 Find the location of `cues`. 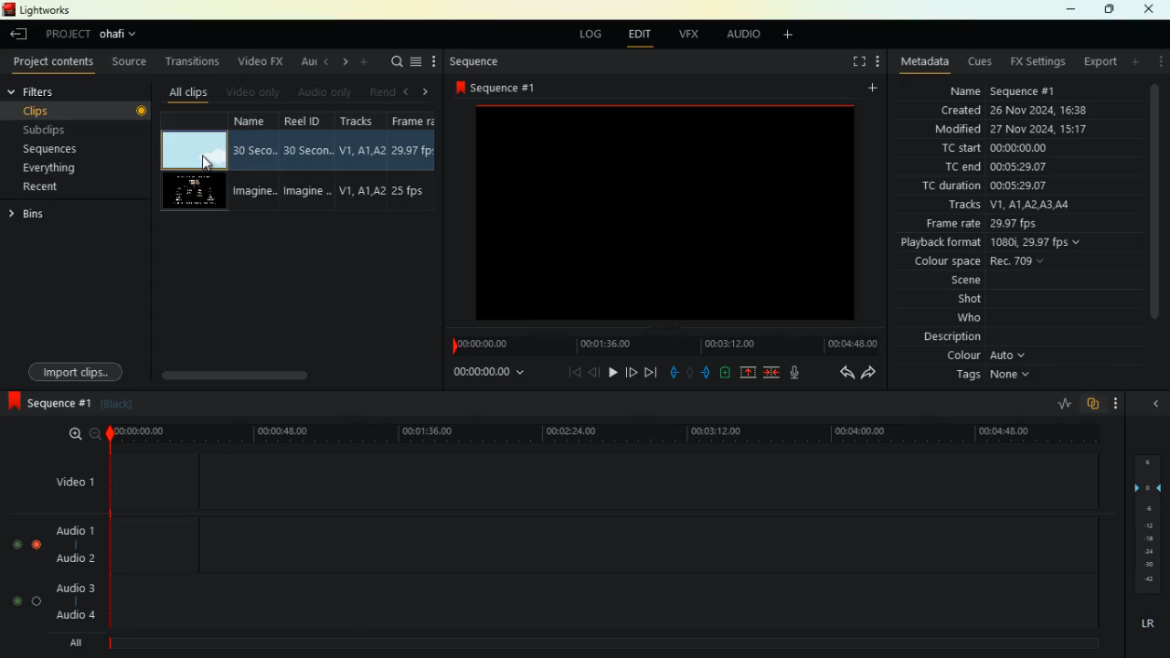

cues is located at coordinates (982, 62).